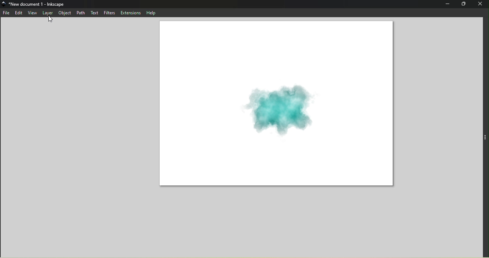  Describe the element at coordinates (481, 4) in the screenshot. I see `Close` at that location.